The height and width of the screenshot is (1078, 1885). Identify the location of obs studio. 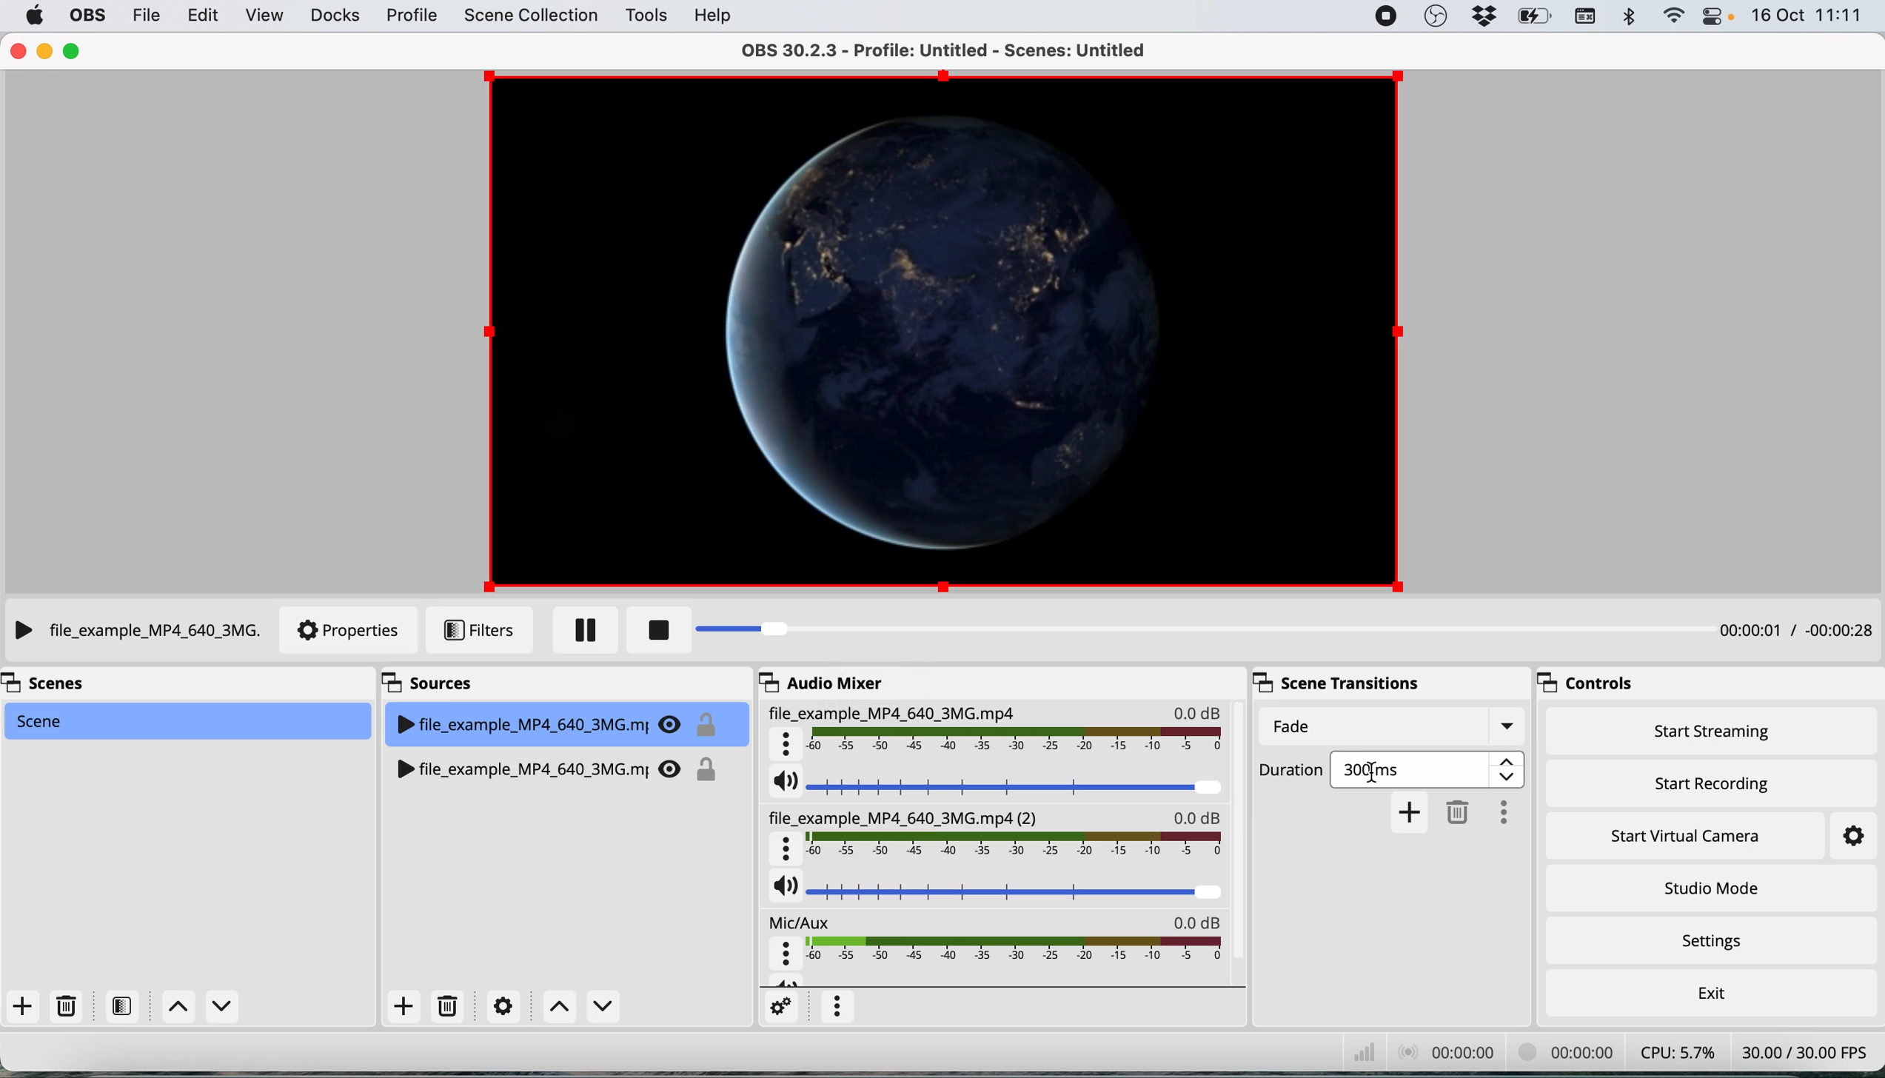
(1436, 16).